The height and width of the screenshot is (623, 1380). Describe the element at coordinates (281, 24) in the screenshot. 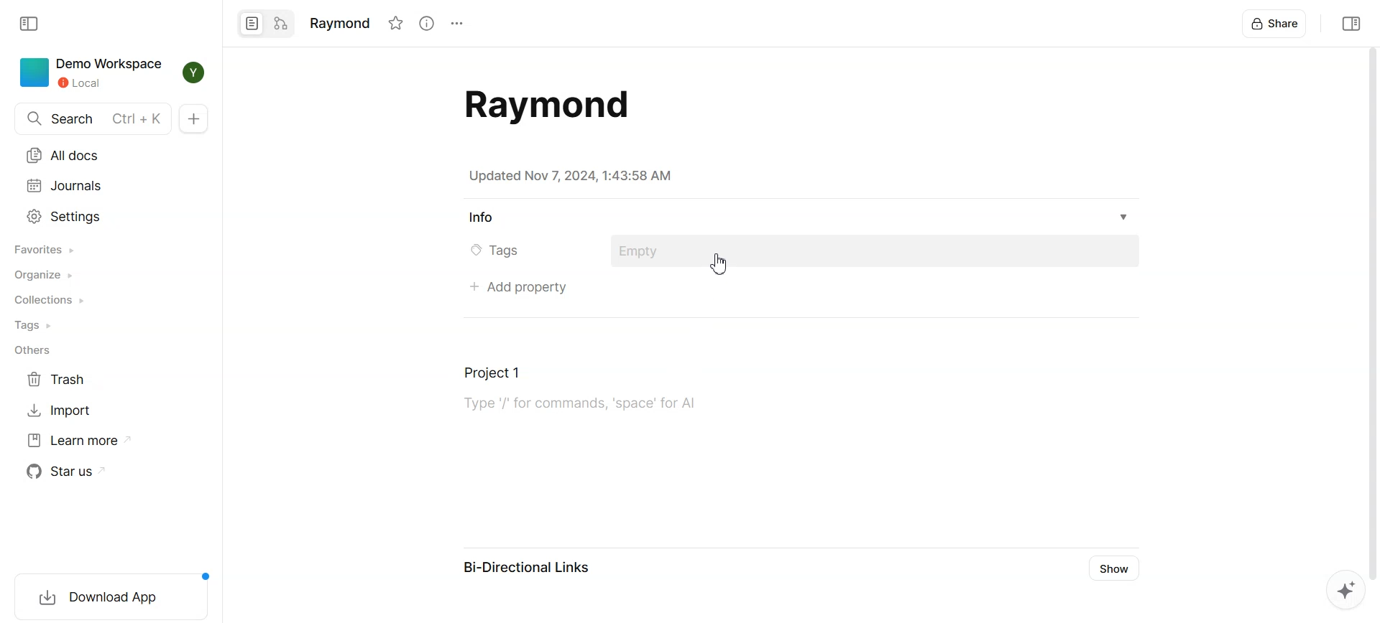

I see `Edgeless` at that location.